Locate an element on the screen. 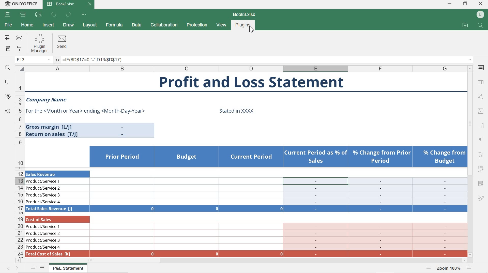 This screenshot has height=273, width=488. For the <Month or Year> ending <Month-Day-Year> is located at coordinates (86, 111).